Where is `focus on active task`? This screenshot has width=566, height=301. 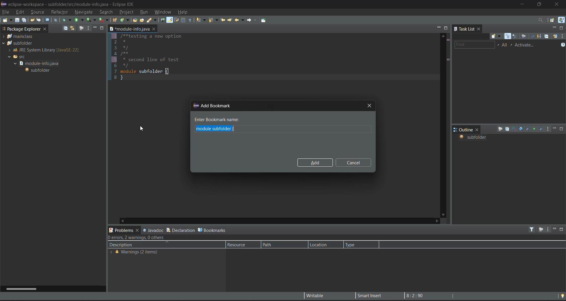
focus on active task is located at coordinates (500, 129).